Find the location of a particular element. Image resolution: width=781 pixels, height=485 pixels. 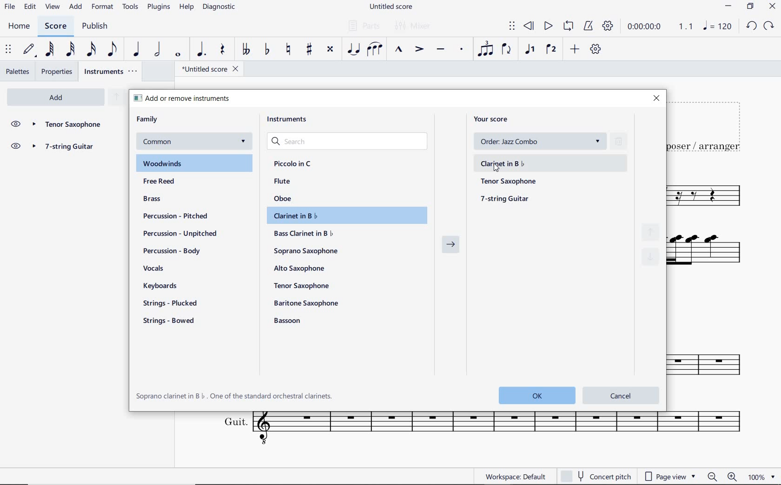

7 string guitar is located at coordinates (67, 148).